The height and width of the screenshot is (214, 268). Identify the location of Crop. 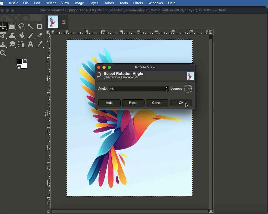
(40, 27).